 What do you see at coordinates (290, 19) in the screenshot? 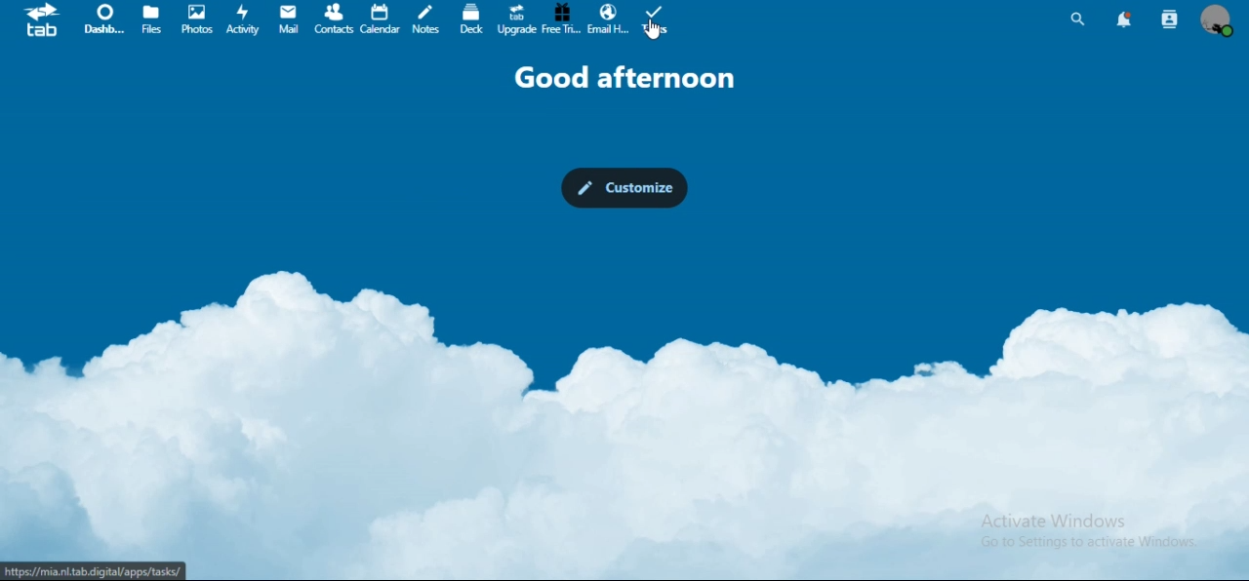
I see `mail` at bounding box center [290, 19].